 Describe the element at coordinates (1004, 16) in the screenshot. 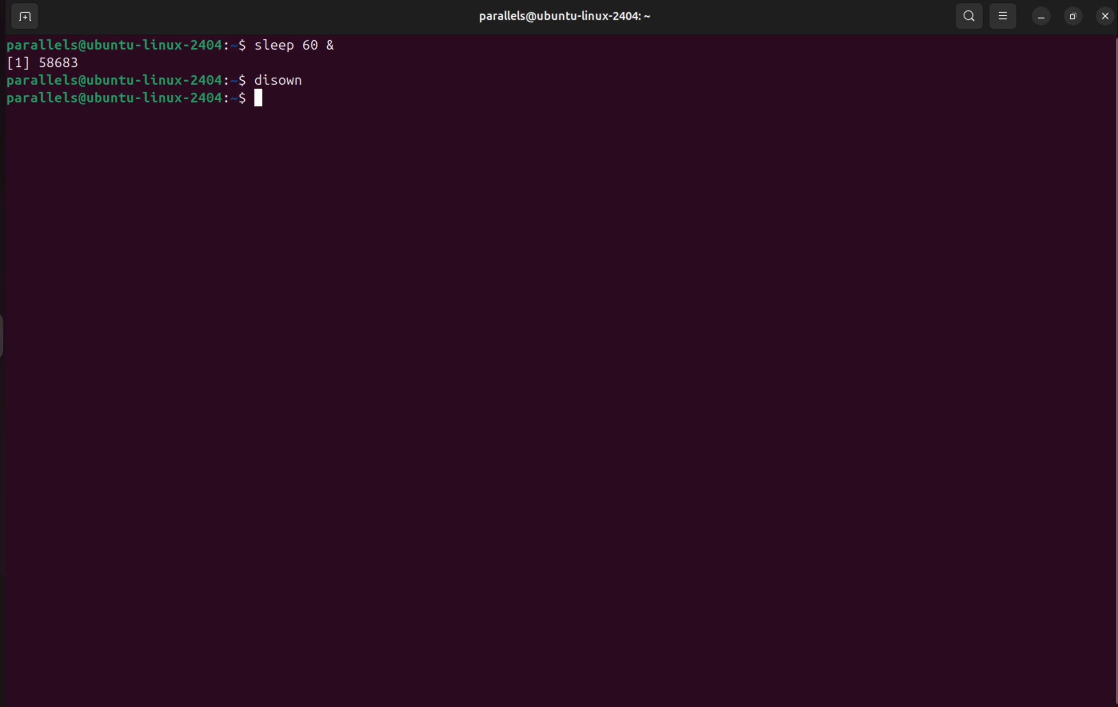

I see `view options` at that location.